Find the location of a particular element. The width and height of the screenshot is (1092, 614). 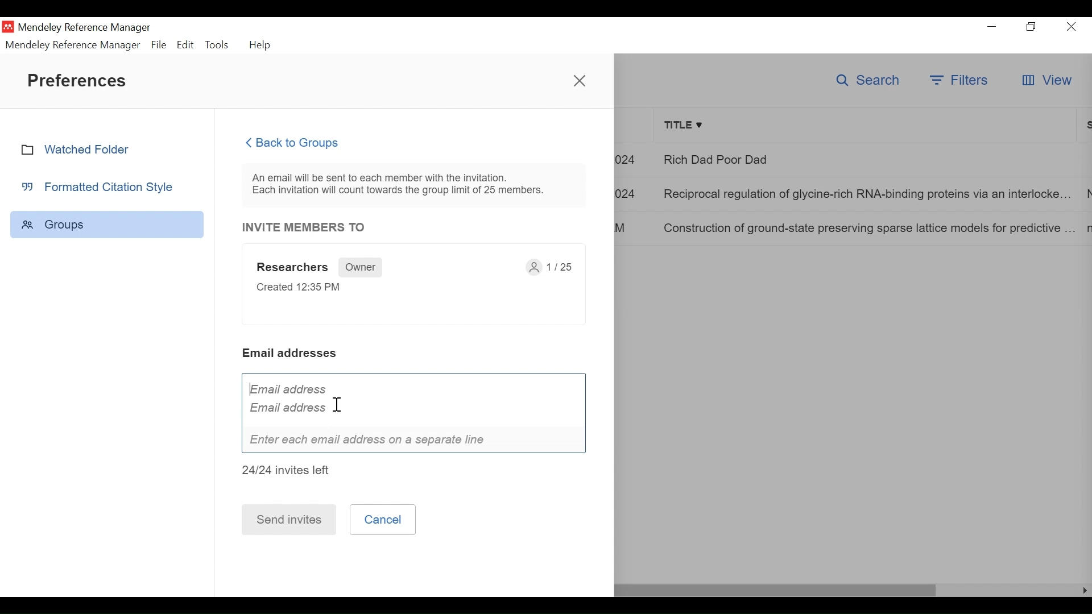

An email will be sent to each member with the invitation.
Each invitation will count towards the group limit of 25 members. is located at coordinates (404, 185).